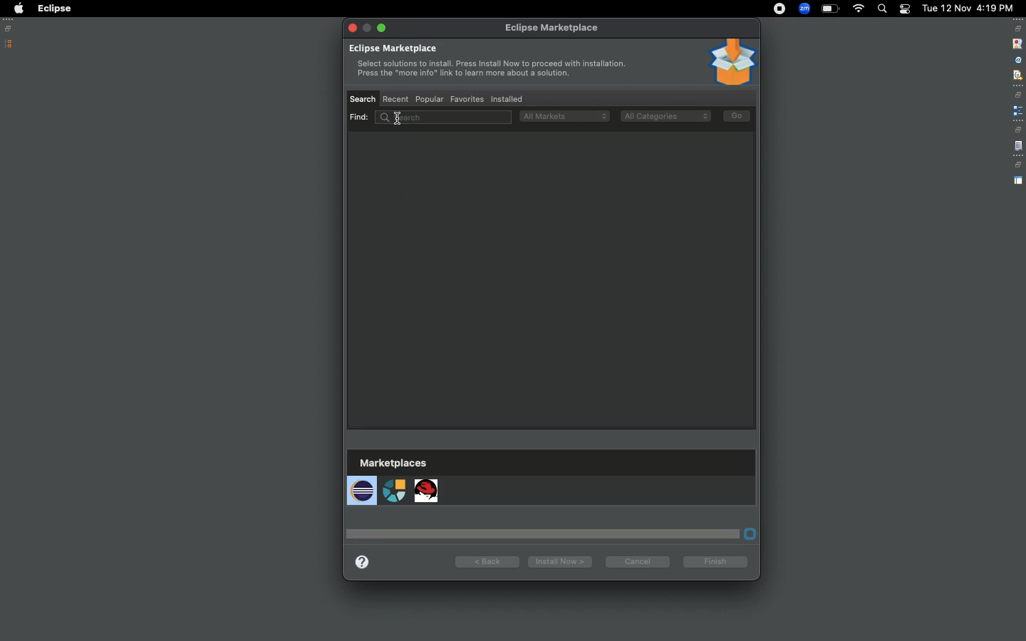 This screenshot has width=1026, height=641. I want to click on filter, so click(1017, 75).